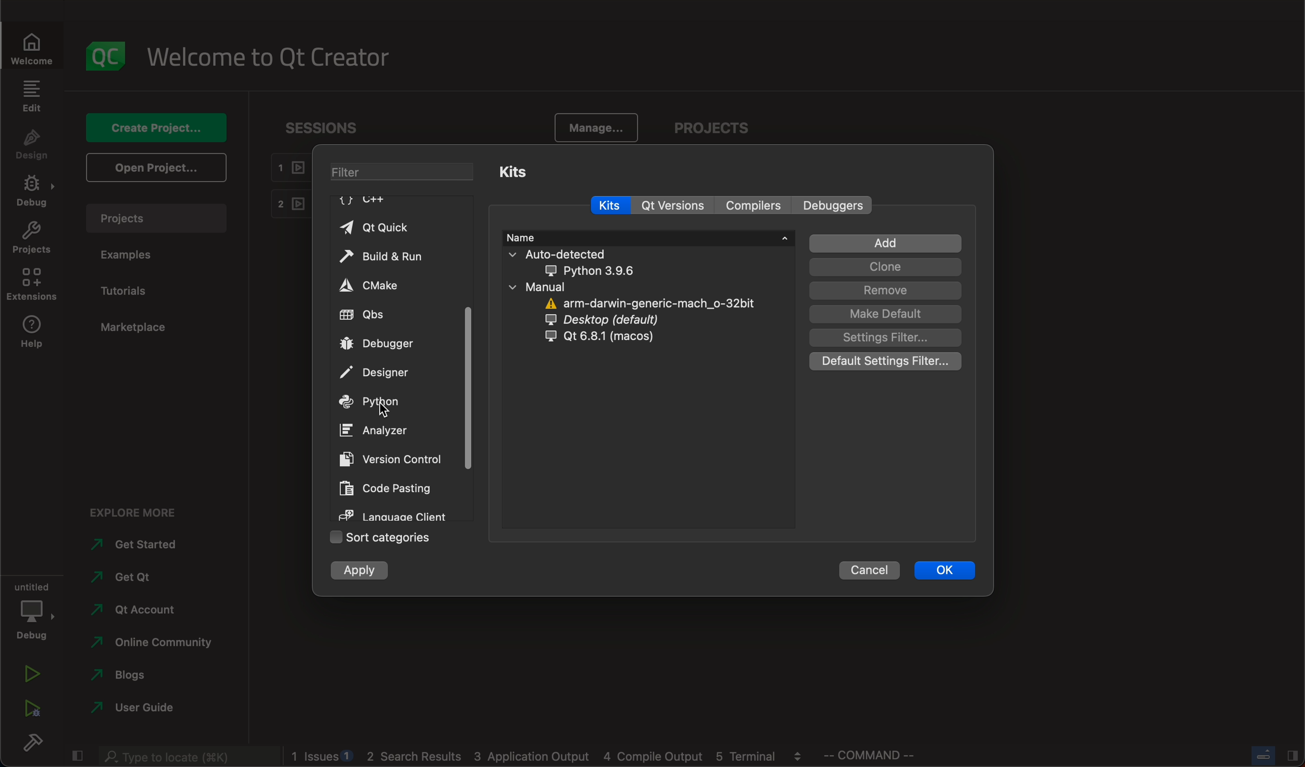  Describe the element at coordinates (132, 576) in the screenshot. I see `qt` at that location.